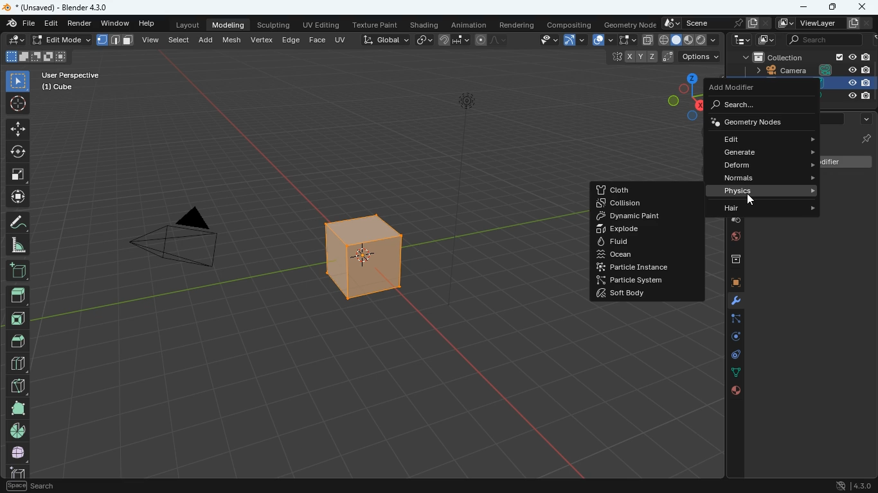 The image size is (878, 493). What do you see at coordinates (730, 320) in the screenshot?
I see `edge` at bounding box center [730, 320].